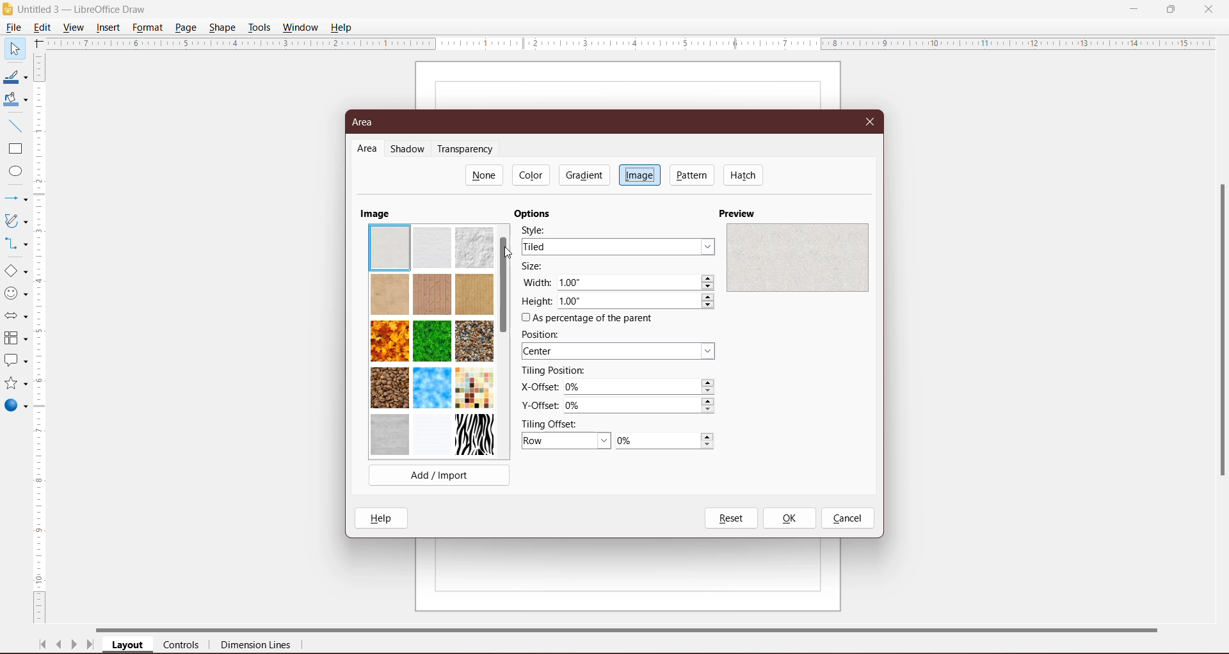 This screenshot has width=1229, height=654. I want to click on Height, so click(536, 301).